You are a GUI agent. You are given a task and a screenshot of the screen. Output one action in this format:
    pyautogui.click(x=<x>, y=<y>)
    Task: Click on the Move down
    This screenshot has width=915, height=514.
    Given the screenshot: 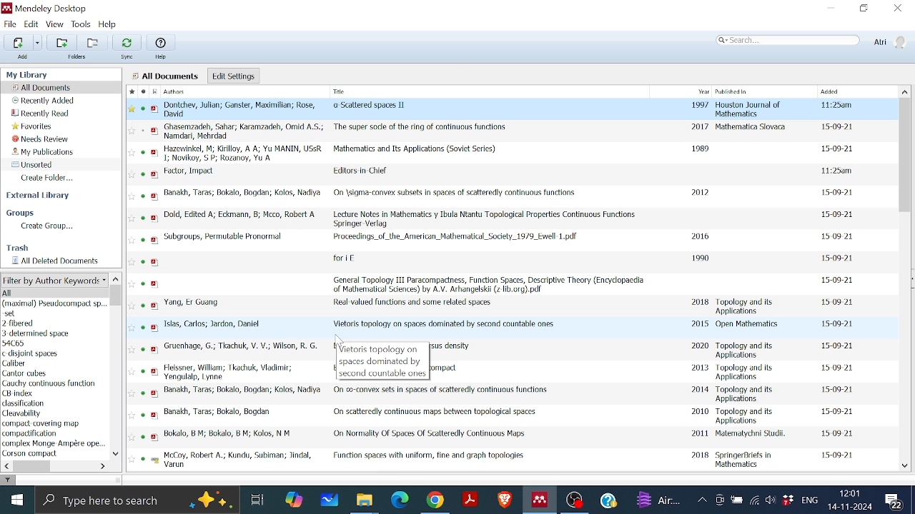 What is the action you would take?
    pyautogui.click(x=906, y=466)
    